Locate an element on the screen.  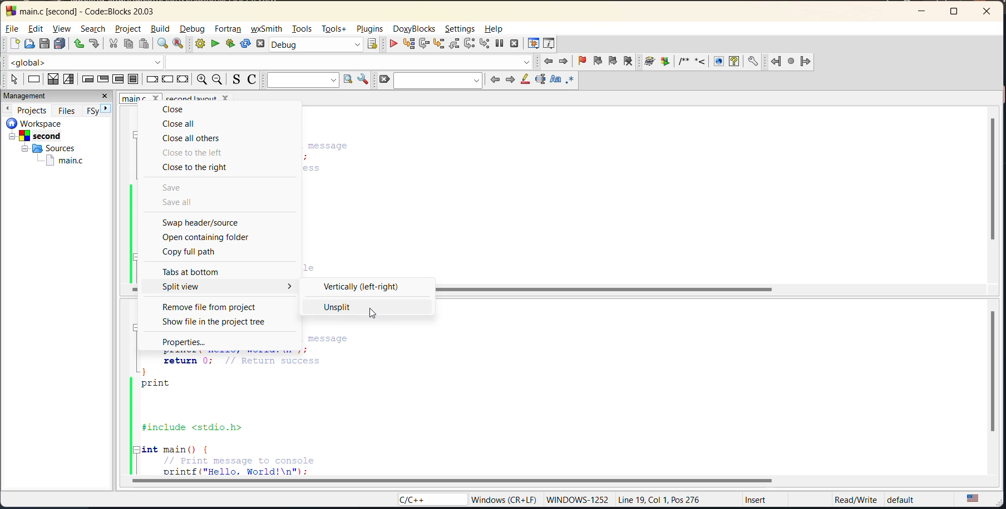
close to the right is located at coordinates (198, 168).